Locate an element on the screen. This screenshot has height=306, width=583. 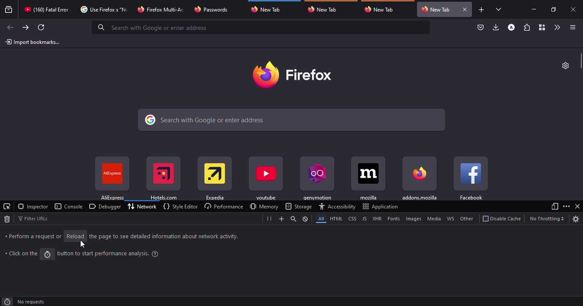
open menu is located at coordinates (571, 27).